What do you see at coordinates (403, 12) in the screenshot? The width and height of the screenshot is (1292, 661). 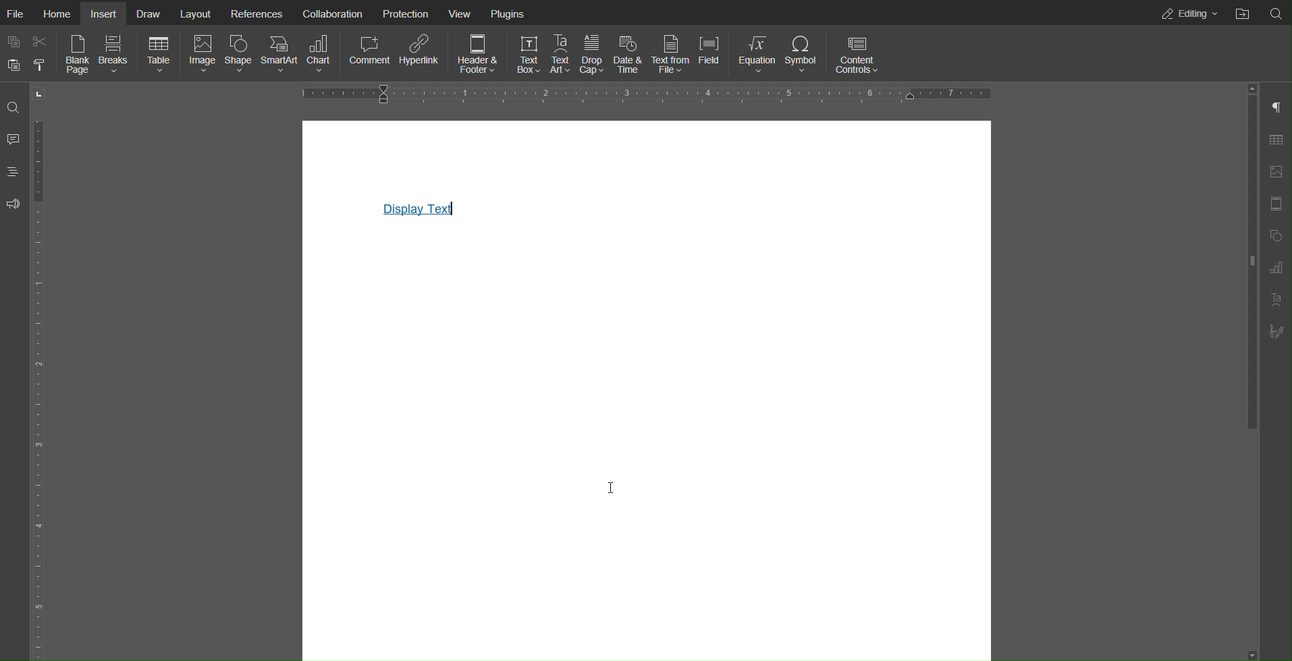 I see `Protection` at bounding box center [403, 12].